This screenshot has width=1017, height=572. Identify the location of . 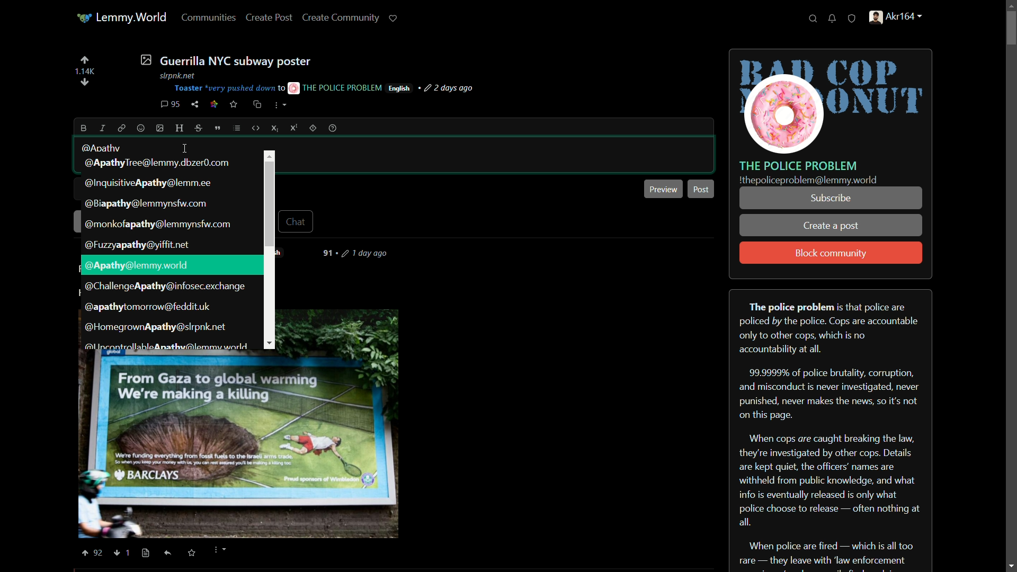
(118, 553).